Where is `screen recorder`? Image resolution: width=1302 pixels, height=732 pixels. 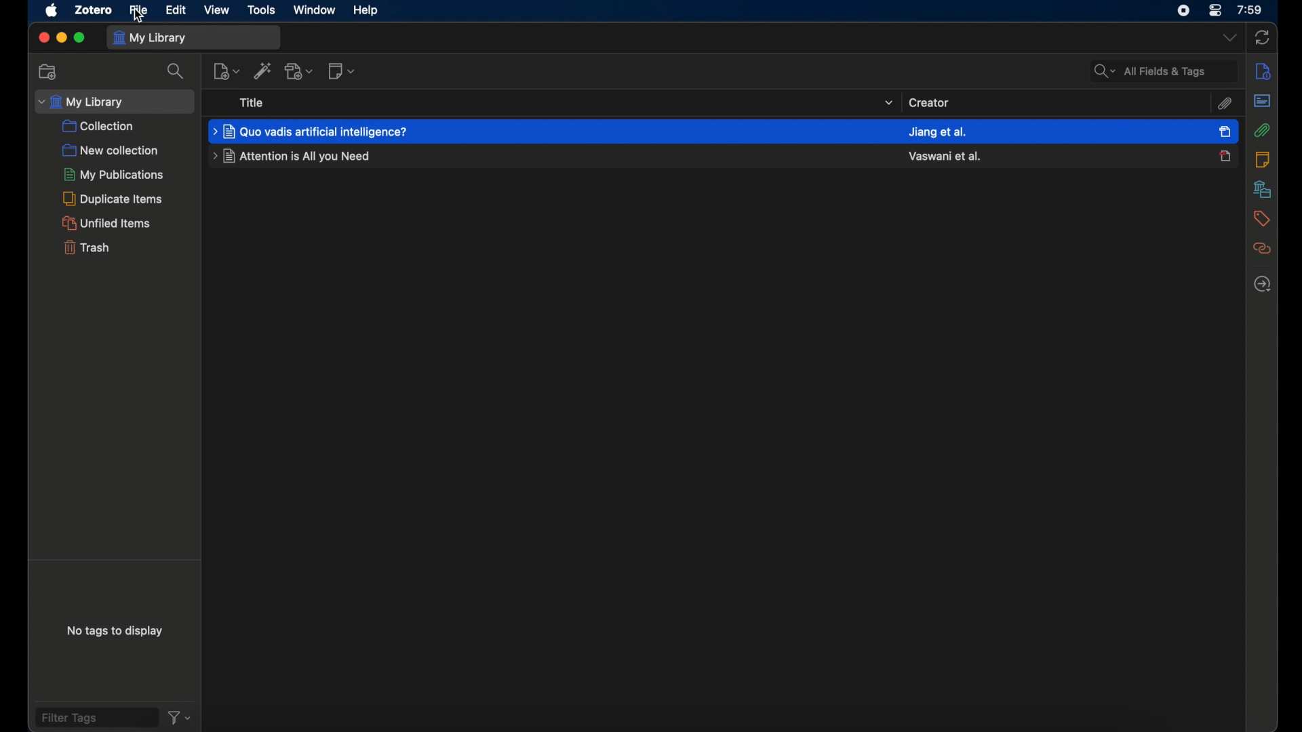
screen recorder is located at coordinates (1184, 9).